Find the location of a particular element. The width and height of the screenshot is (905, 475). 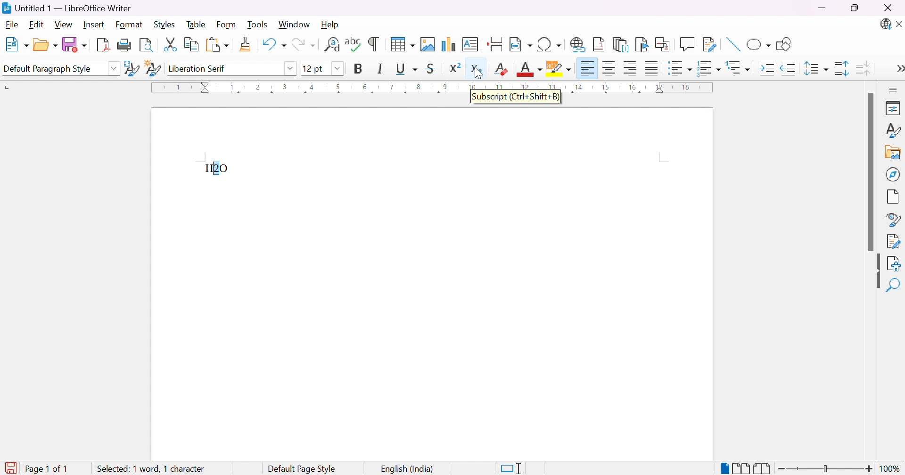

Update selected style is located at coordinates (132, 68).